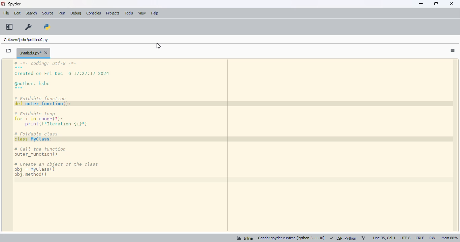 This screenshot has height=242, width=460. What do you see at coordinates (436, 3) in the screenshot?
I see `maximize` at bounding box center [436, 3].